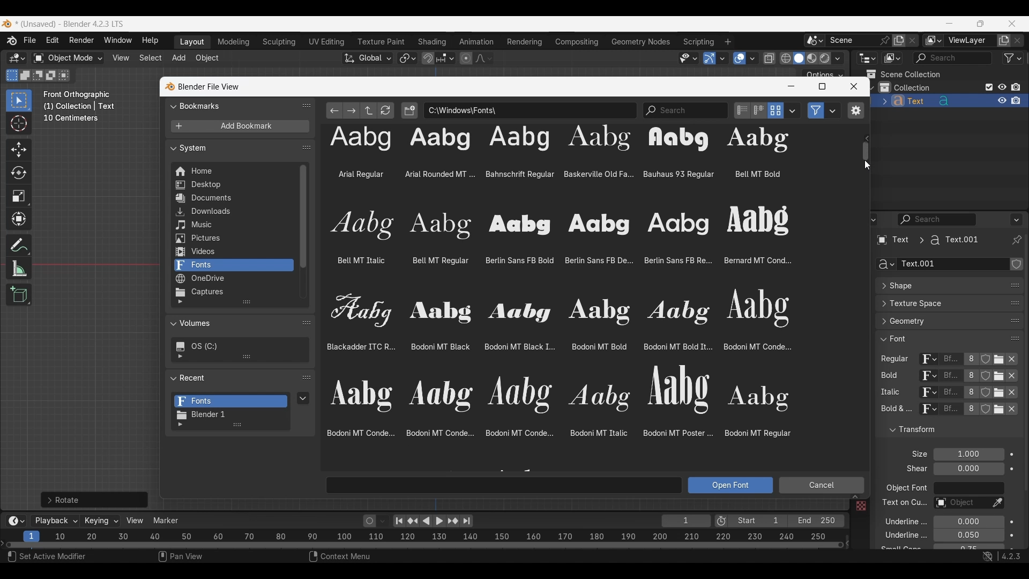 This screenshot has height=579, width=1029. I want to click on Display mode, so click(892, 58).